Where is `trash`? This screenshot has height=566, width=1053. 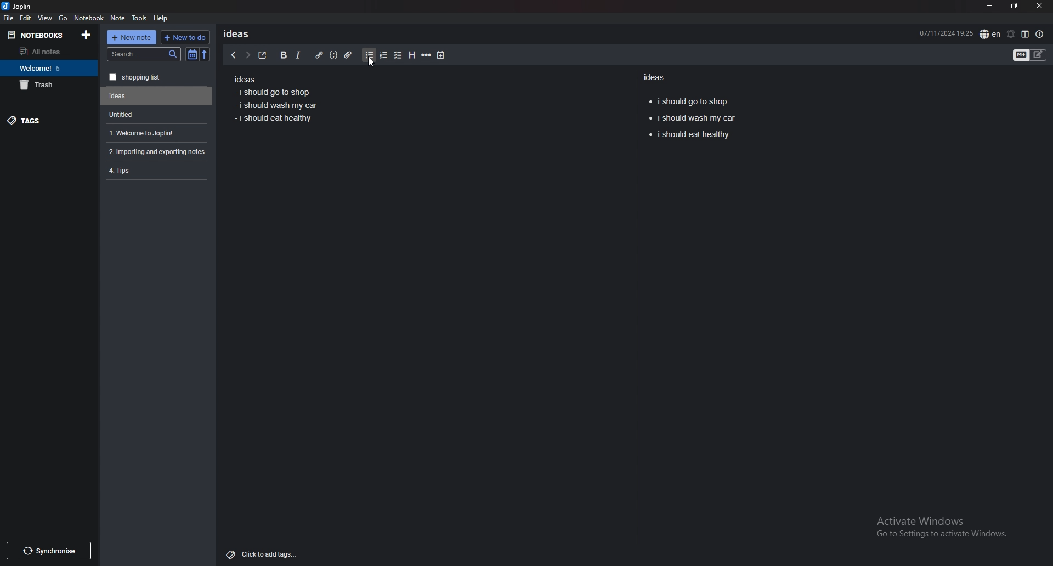
trash is located at coordinates (49, 84).